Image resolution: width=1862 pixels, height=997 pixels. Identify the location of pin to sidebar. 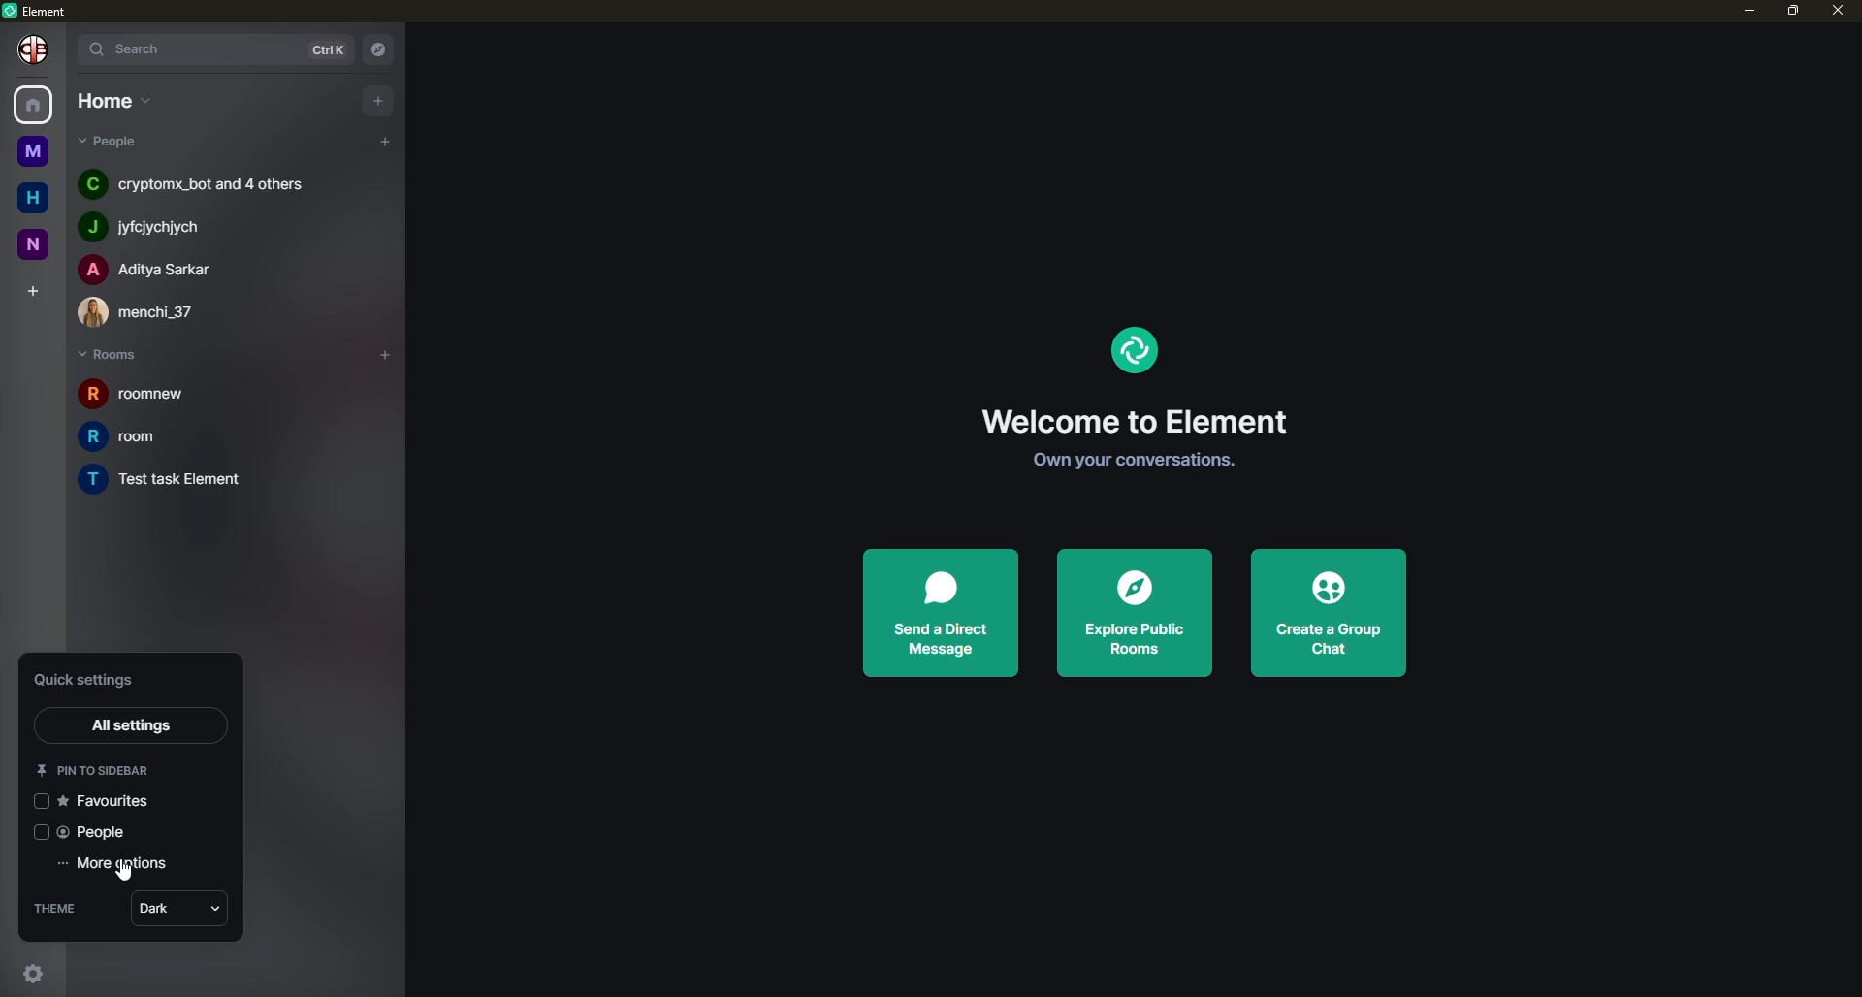
(94, 769).